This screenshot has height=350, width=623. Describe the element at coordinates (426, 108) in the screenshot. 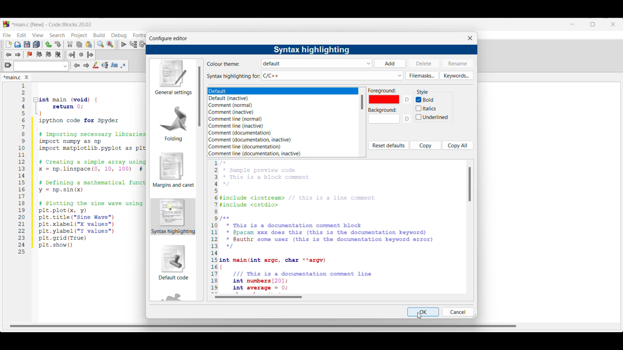

I see `italics` at that location.